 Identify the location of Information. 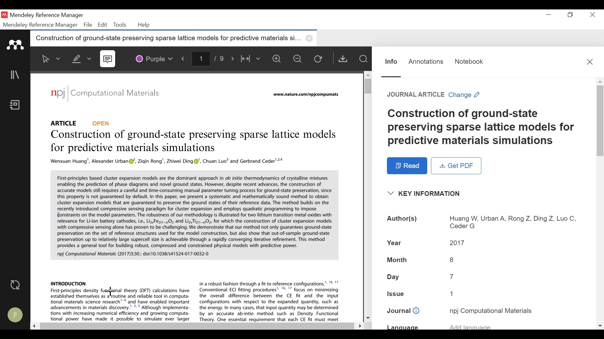
(390, 61).